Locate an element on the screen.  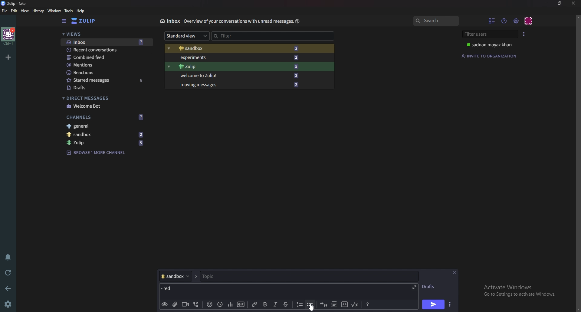
welcome bot is located at coordinates (105, 106).